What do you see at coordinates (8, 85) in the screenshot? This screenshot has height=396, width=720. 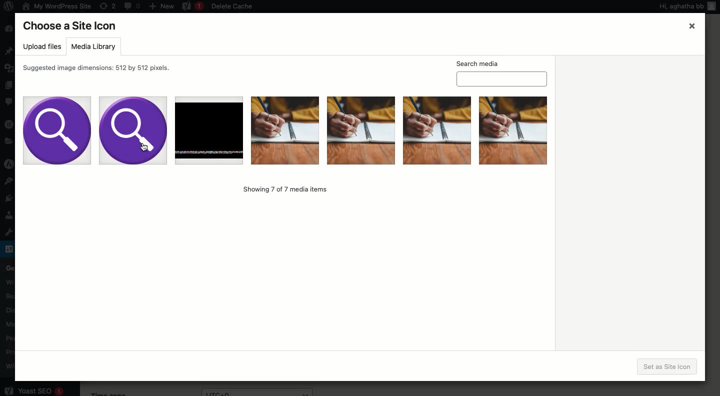 I see `Pages` at bounding box center [8, 85].